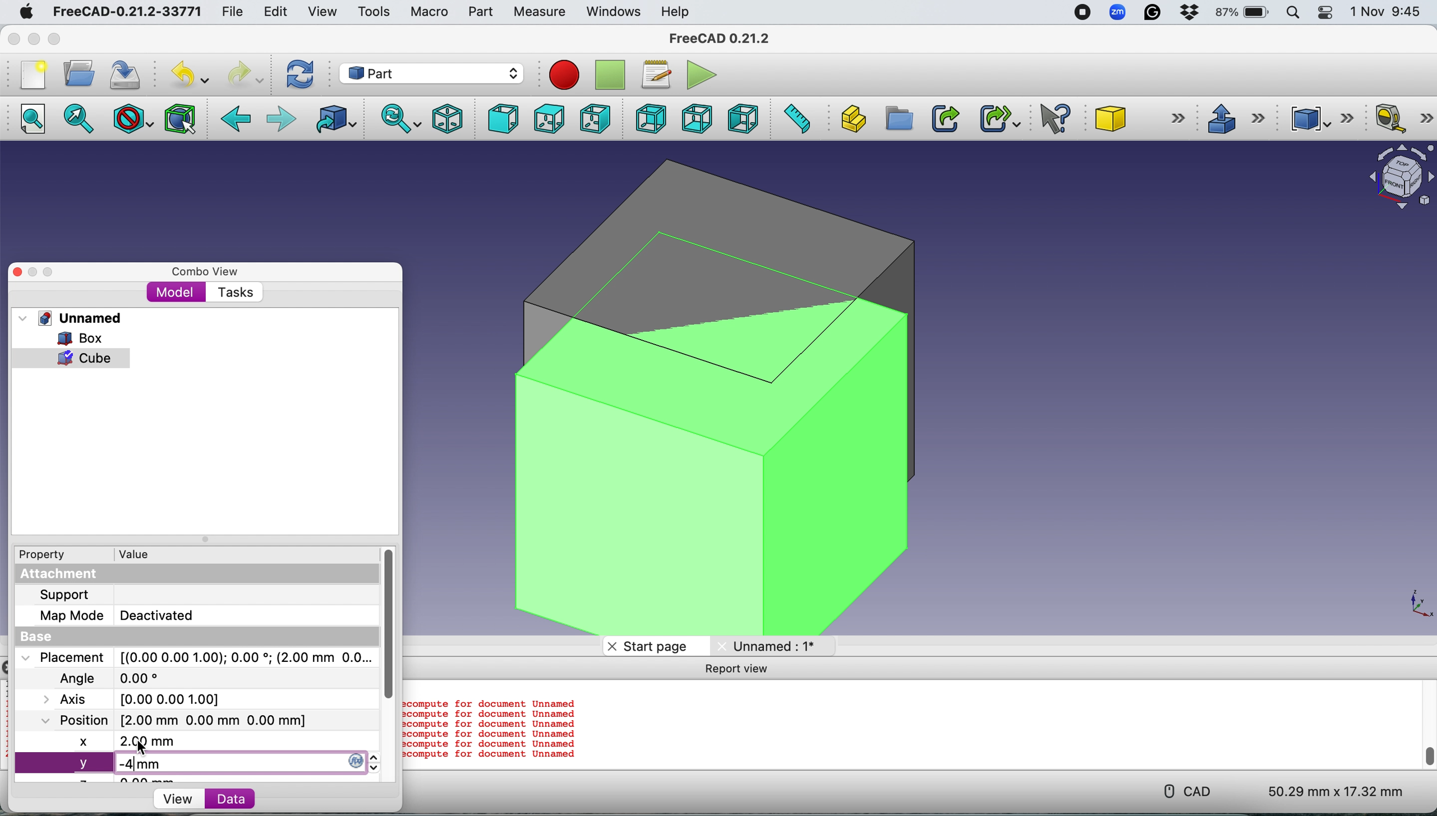 The width and height of the screenshot is (1437, 816). What do you see at coordinates (721, 40) in the screenshot?
I see `FreeCAD 0.21.2` at bounding box center [721, 40].